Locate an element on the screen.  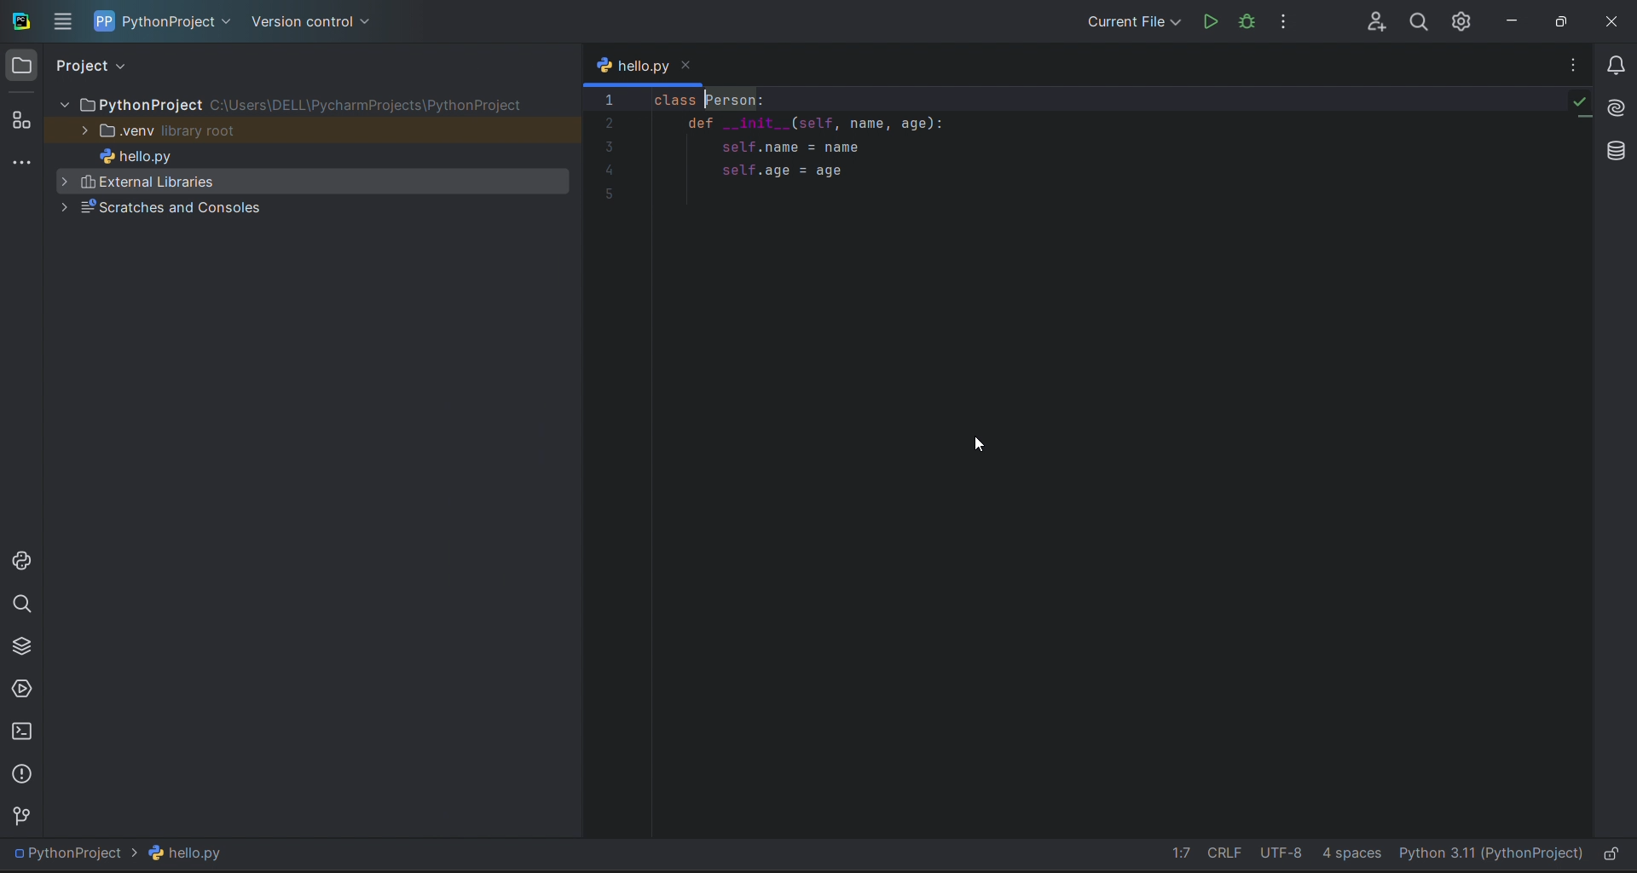
hello.py is located at coordinates (643, 61).